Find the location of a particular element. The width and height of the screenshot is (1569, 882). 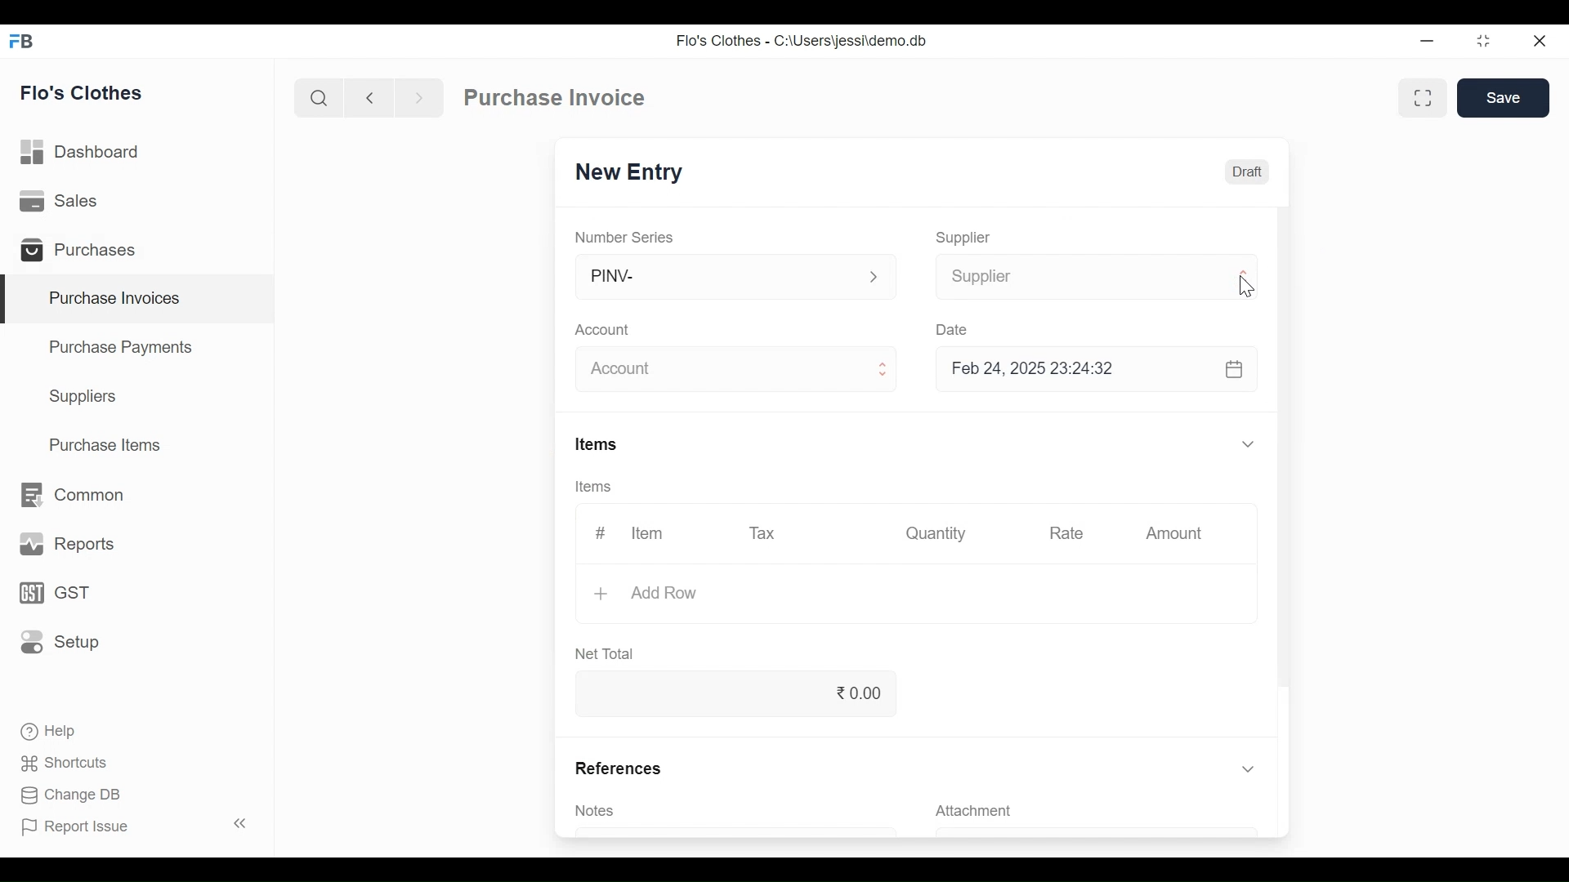

Flo's Clothes is located at coordinates (84, 92).